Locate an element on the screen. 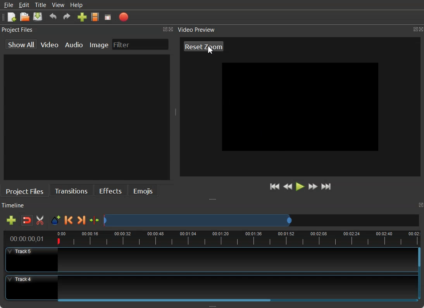  Emojis is located at coordinates (143, 190).